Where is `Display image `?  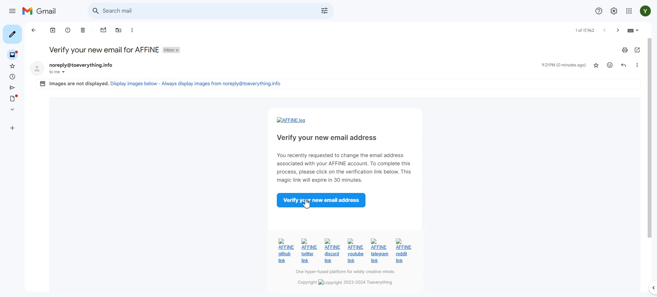 Display image  is located at coordinates (197, 84).